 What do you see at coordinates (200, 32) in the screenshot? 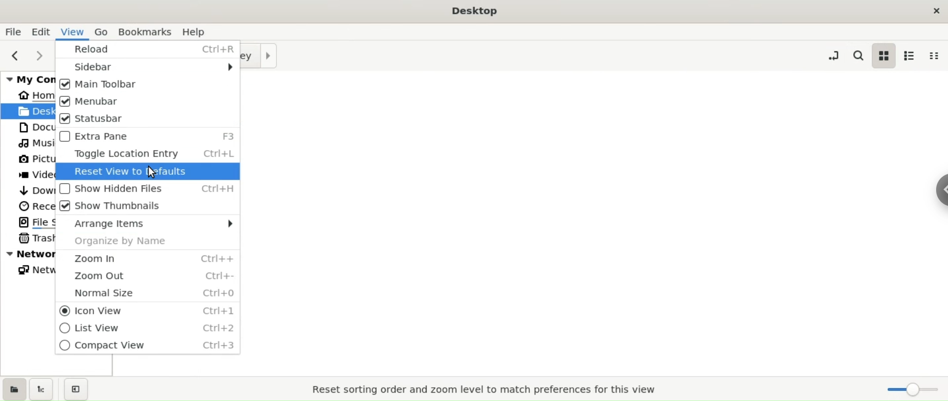
I see `help` at bounding box center [200, 32].